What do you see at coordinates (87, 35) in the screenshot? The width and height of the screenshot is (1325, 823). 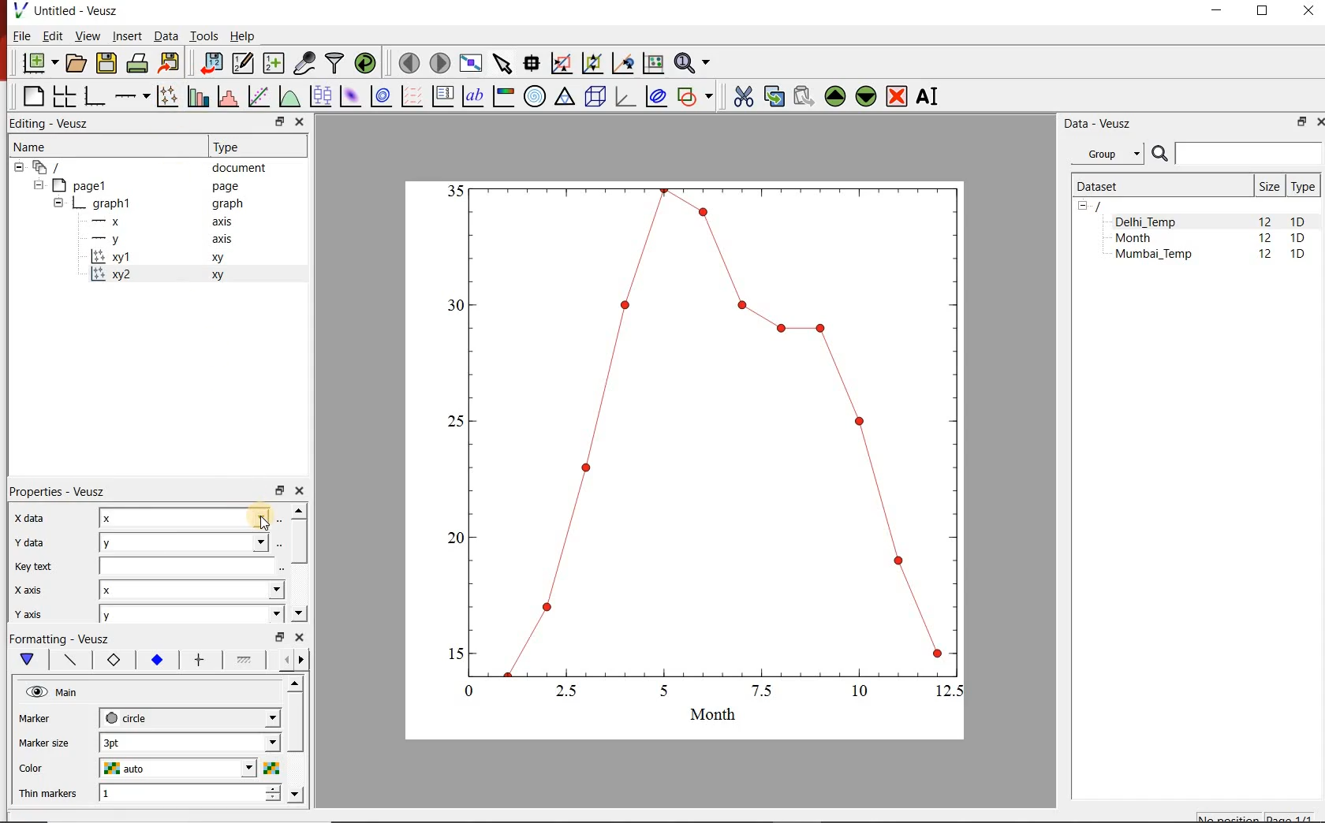 I see `View` at bounding box center [87, 35].